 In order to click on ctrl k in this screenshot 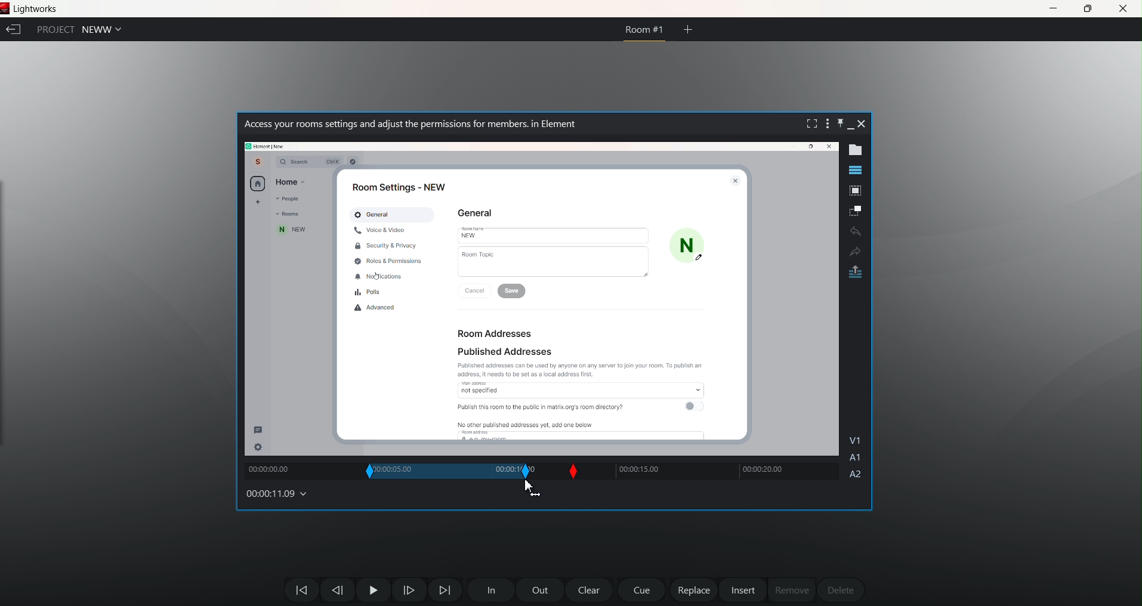, I will do `click(333, 162)`.